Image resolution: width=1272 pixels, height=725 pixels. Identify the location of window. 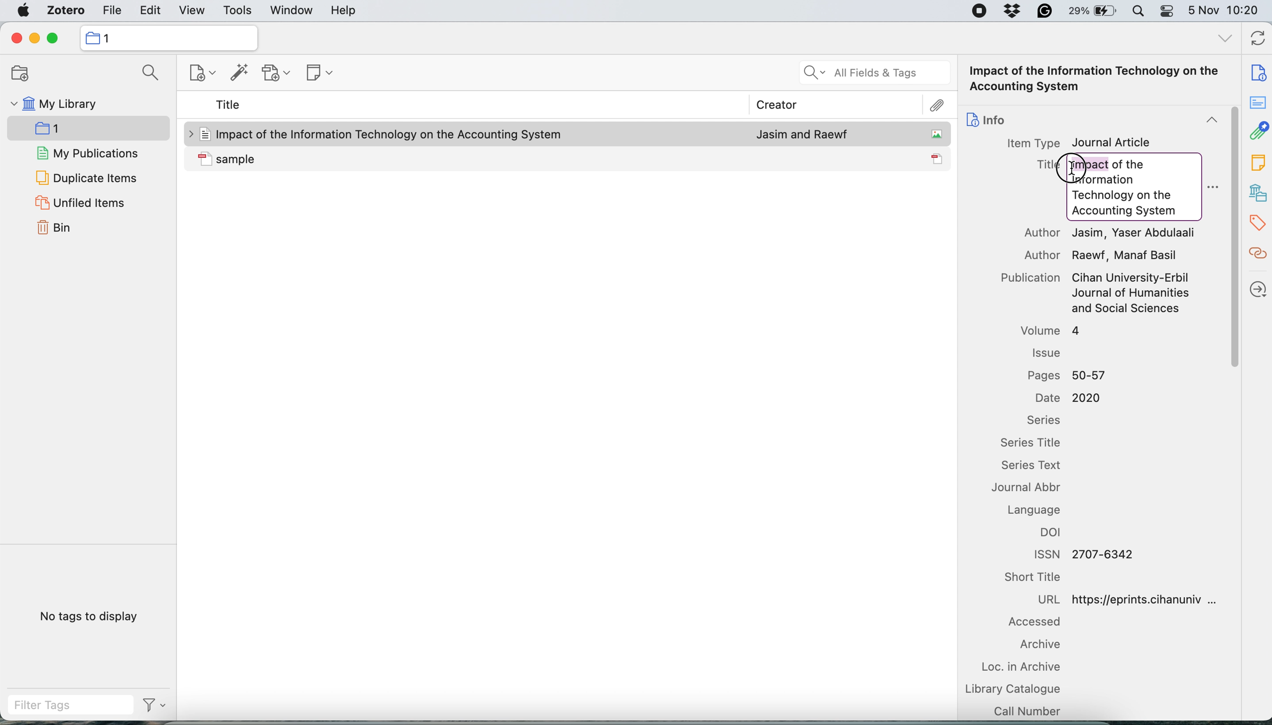
(292, 10).